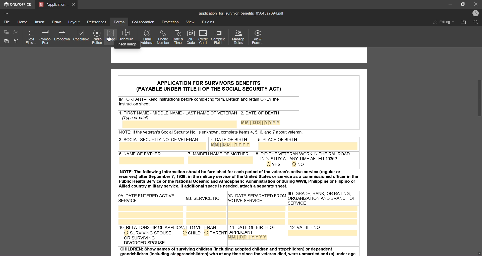 Image resolution: width=482 pixels, height=256 pixels. Describe the element at coordinates (202, 37) in the screenshot. I see `credit card` at that location.